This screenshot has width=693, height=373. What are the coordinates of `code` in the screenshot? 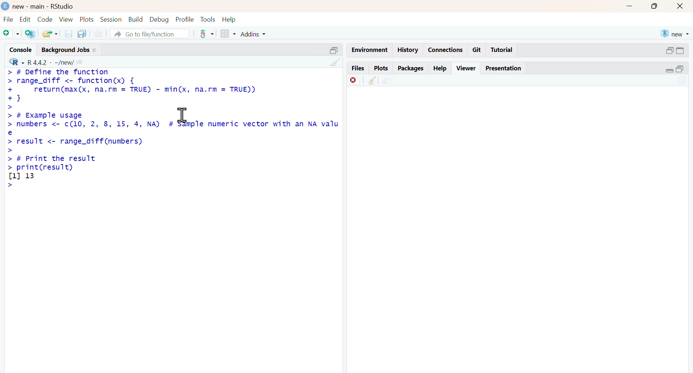 It's located at (45, 19).